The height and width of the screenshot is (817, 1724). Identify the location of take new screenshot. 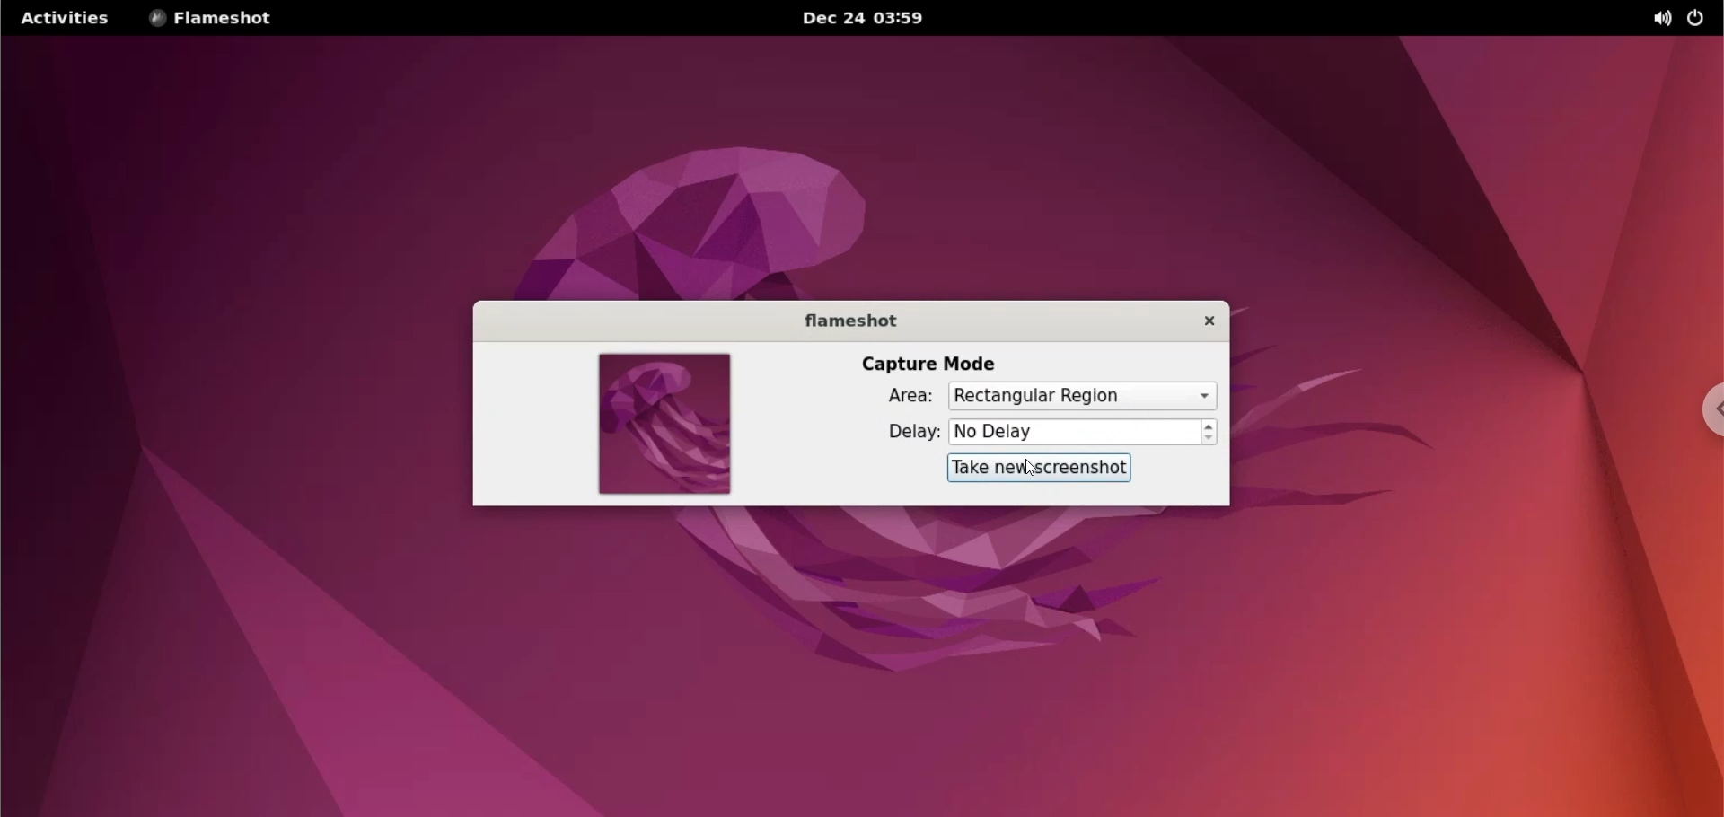
(1039, 468).